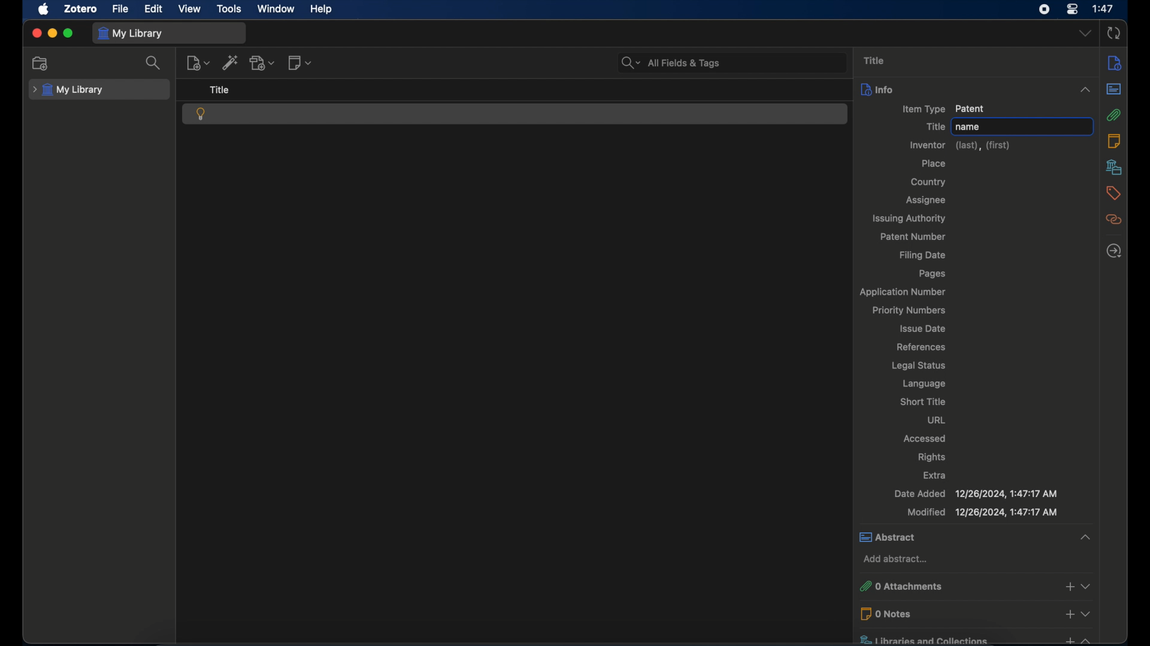 The width and height of the screenshot is (1150, 646). I want to click on country, so click(930, 182).